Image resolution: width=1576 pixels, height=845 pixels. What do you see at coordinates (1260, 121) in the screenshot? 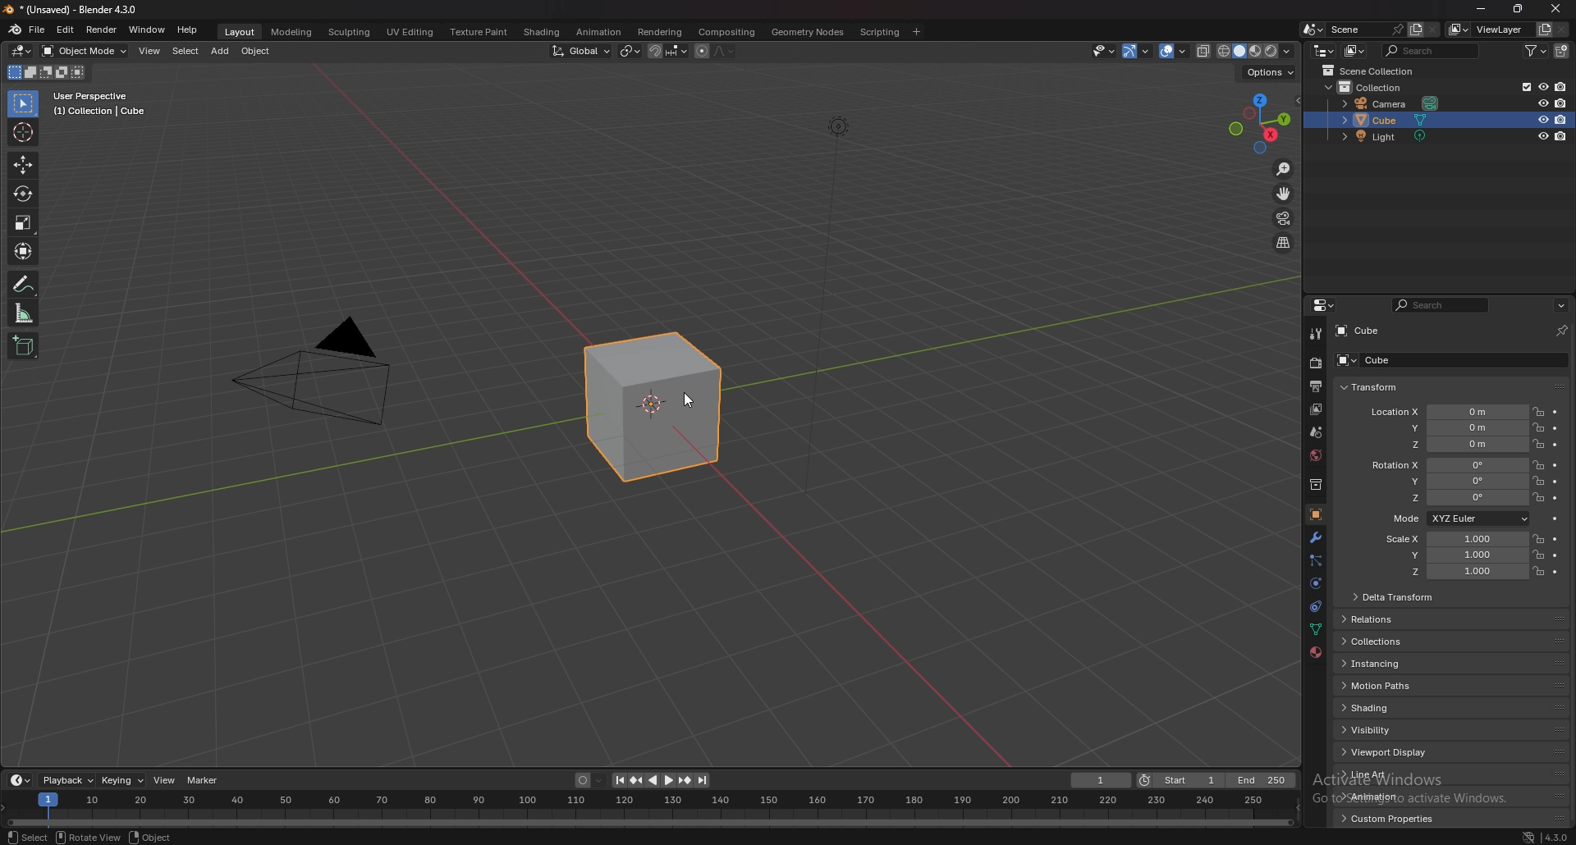
I see `use a preset viewport` at bounding box center [1260, 121].